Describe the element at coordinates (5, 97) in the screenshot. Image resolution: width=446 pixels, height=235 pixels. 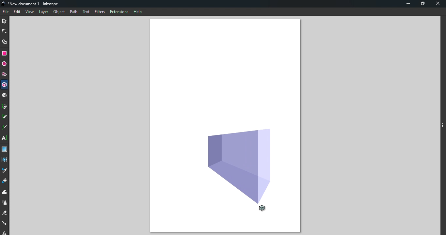
I see `Spiral tool` at that location.